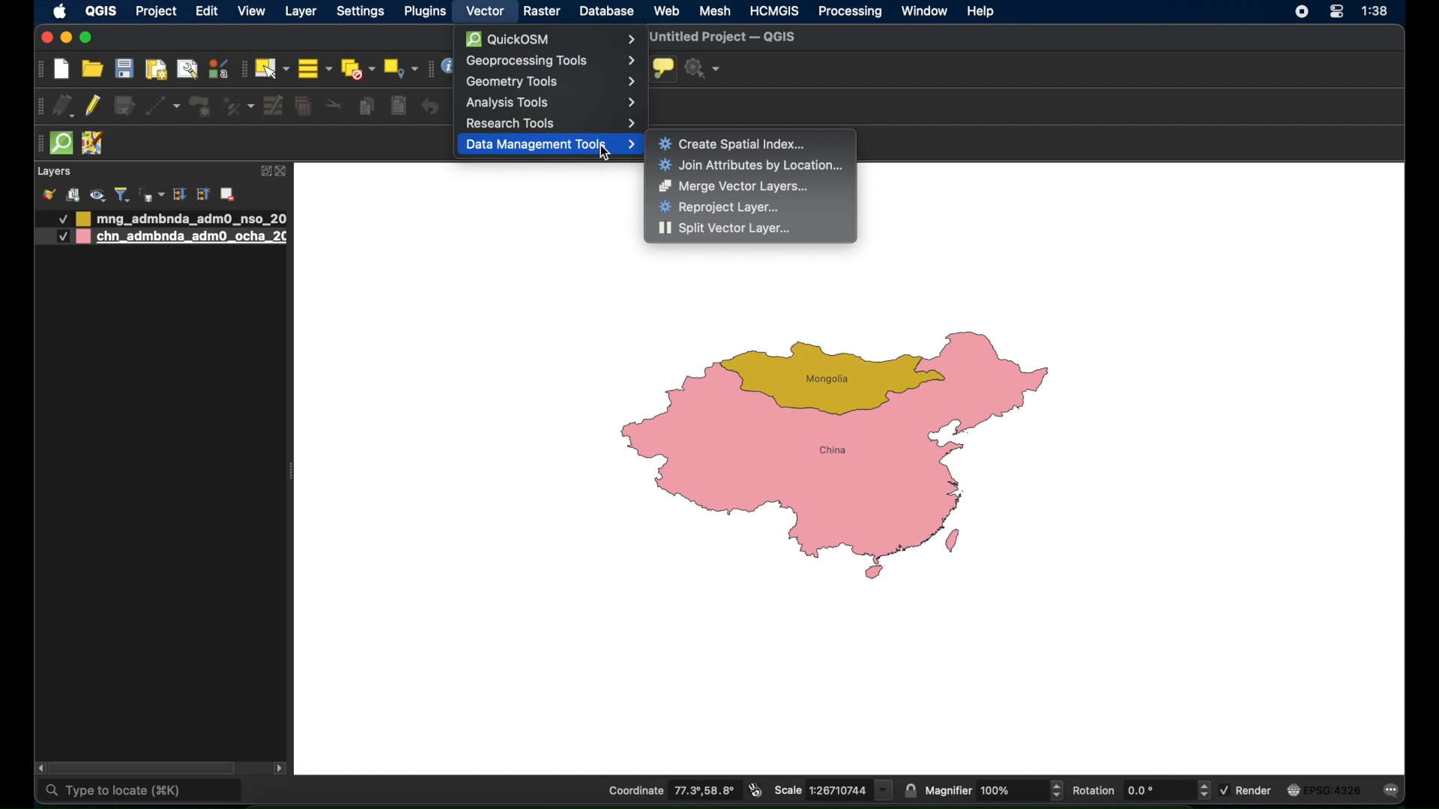 The height and width of the screenshot is (809, 1439). Describe the element at coordinates (304, 106) in the screenshot. I see `delete selected` at that location.